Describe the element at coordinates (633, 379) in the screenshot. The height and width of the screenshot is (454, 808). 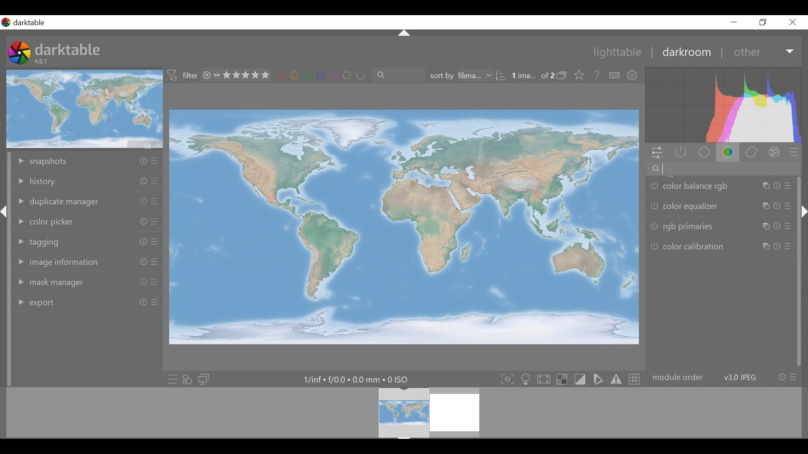
I see `toggle guide lines` at that location.